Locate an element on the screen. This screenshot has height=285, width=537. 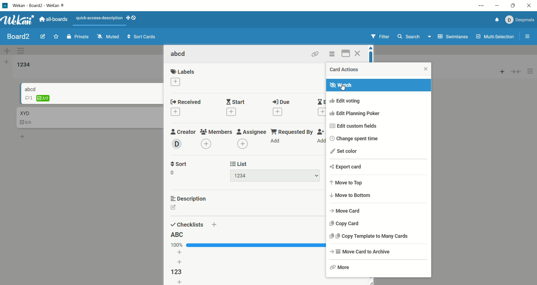
sort is located at coordinates (180, 167).